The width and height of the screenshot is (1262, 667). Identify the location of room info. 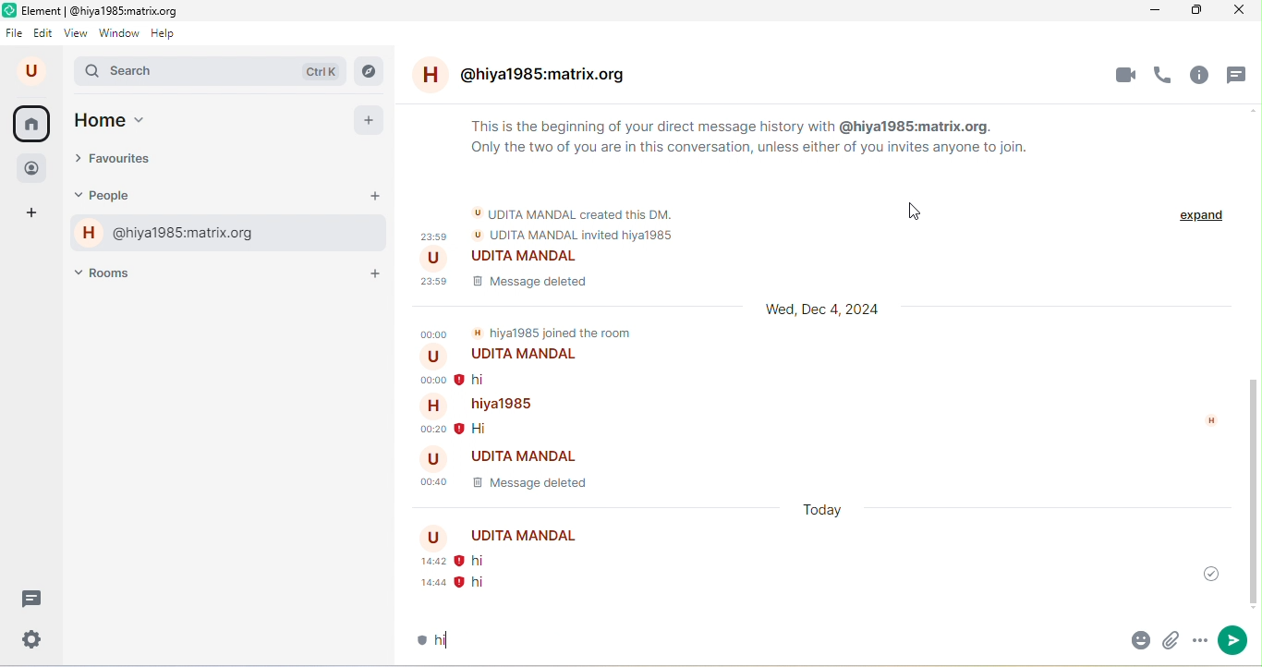
(1203, 75).